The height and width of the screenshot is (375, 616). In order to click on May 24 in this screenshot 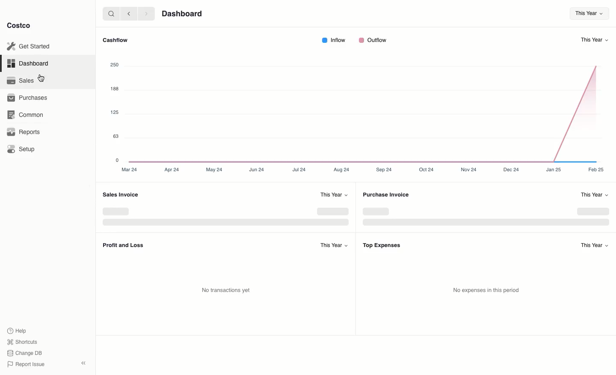, I will do `click(215, 170)`.